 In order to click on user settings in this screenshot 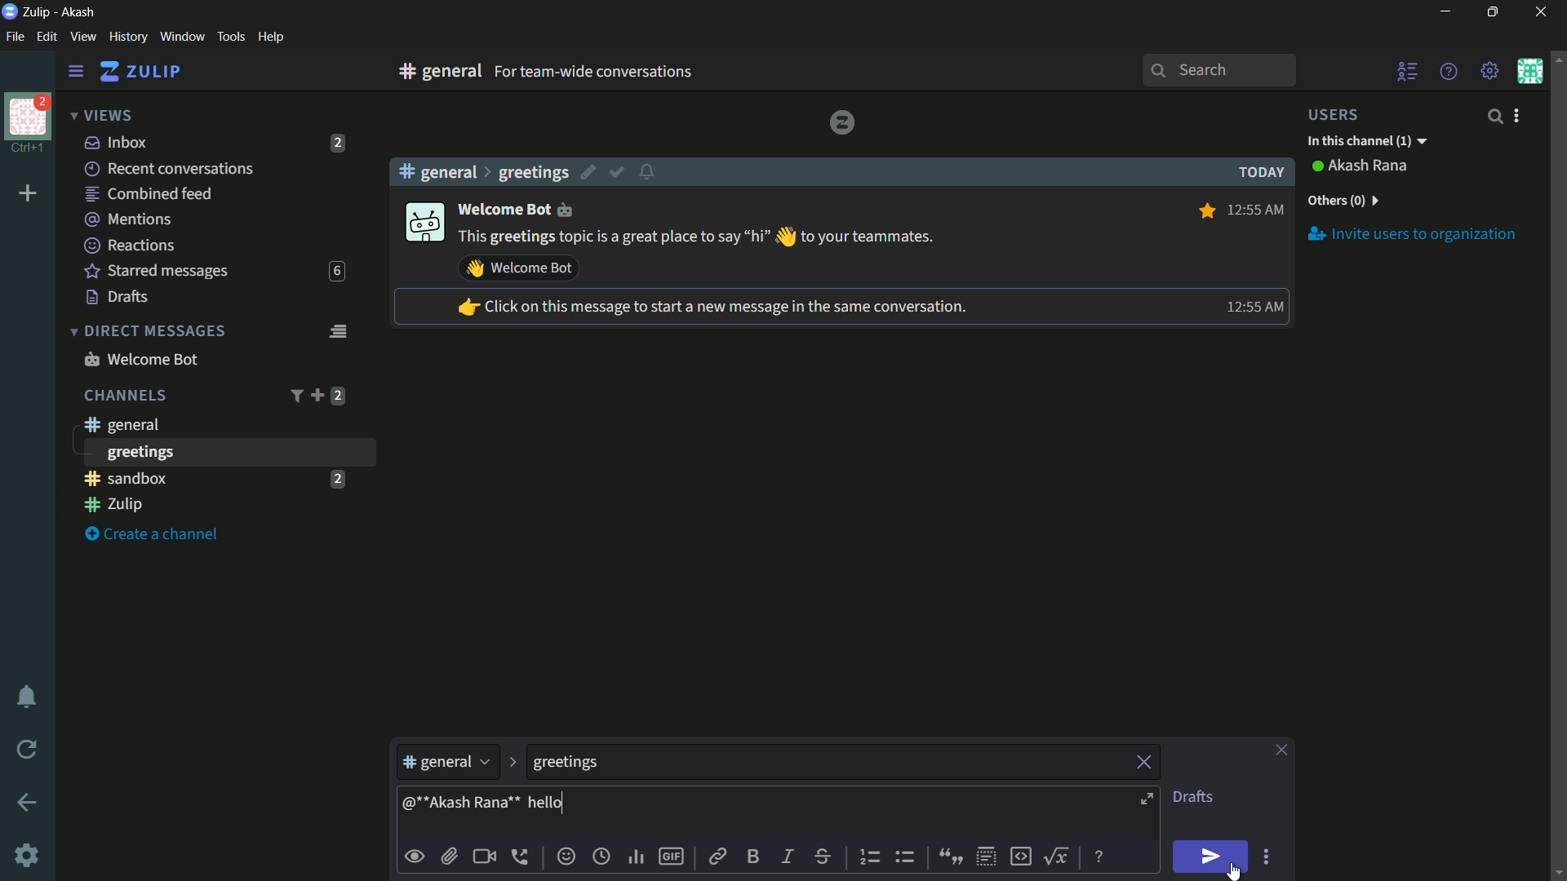, I will do `click(1520, 115)`.